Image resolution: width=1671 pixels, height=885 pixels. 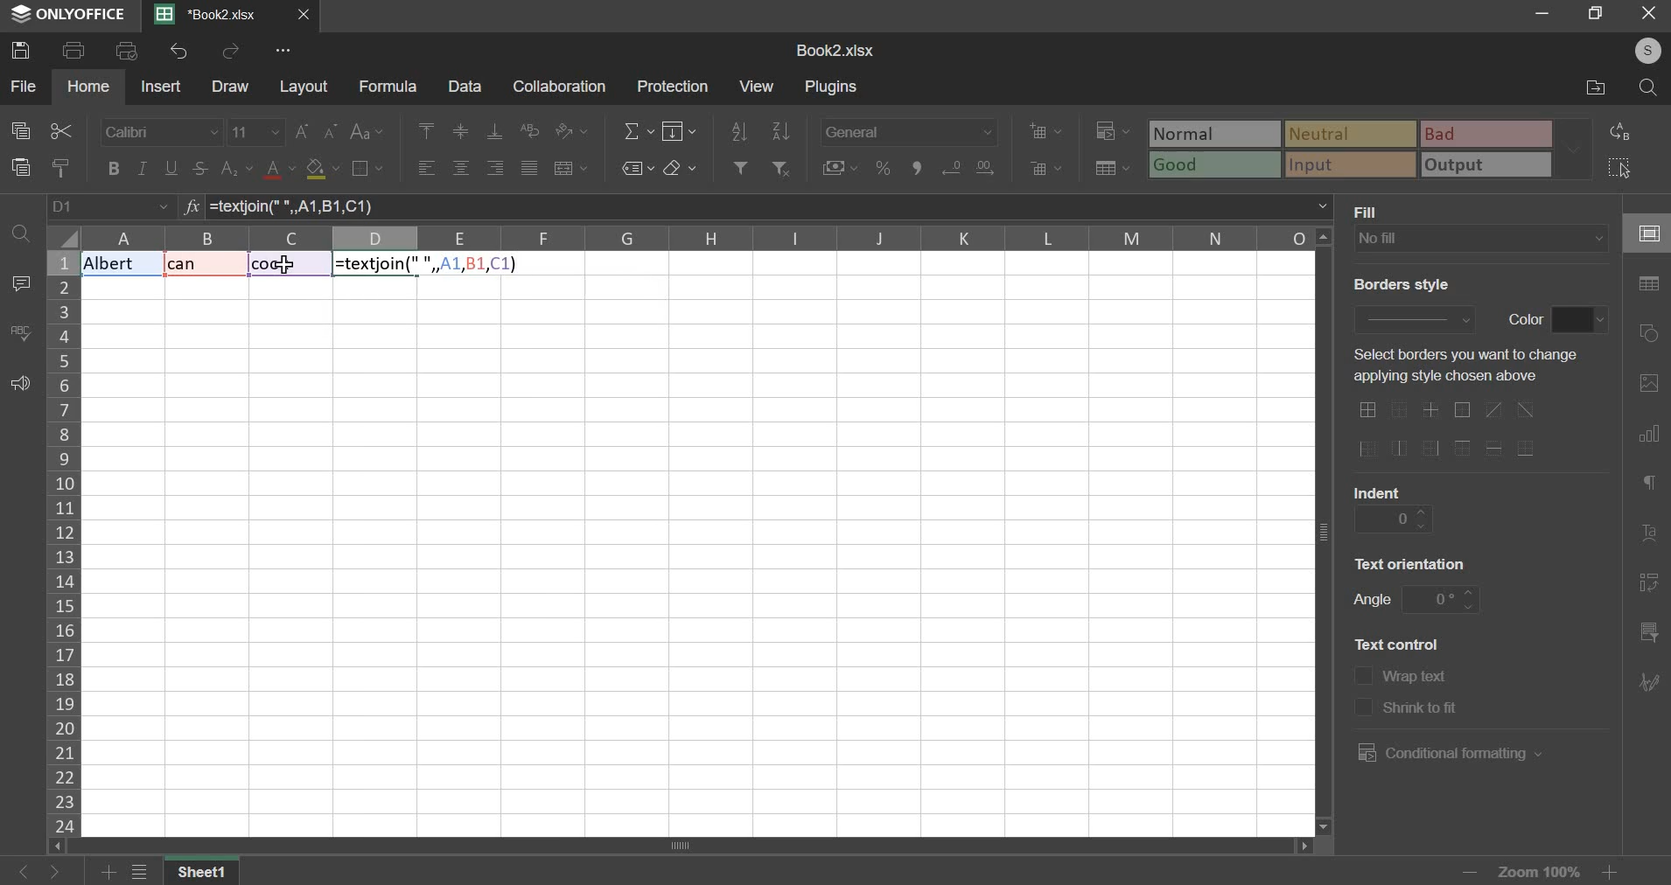 What do you see at coordinates (1537, 15) in the screenshot?
I see `minimize` at bounding box center [1537, 15].